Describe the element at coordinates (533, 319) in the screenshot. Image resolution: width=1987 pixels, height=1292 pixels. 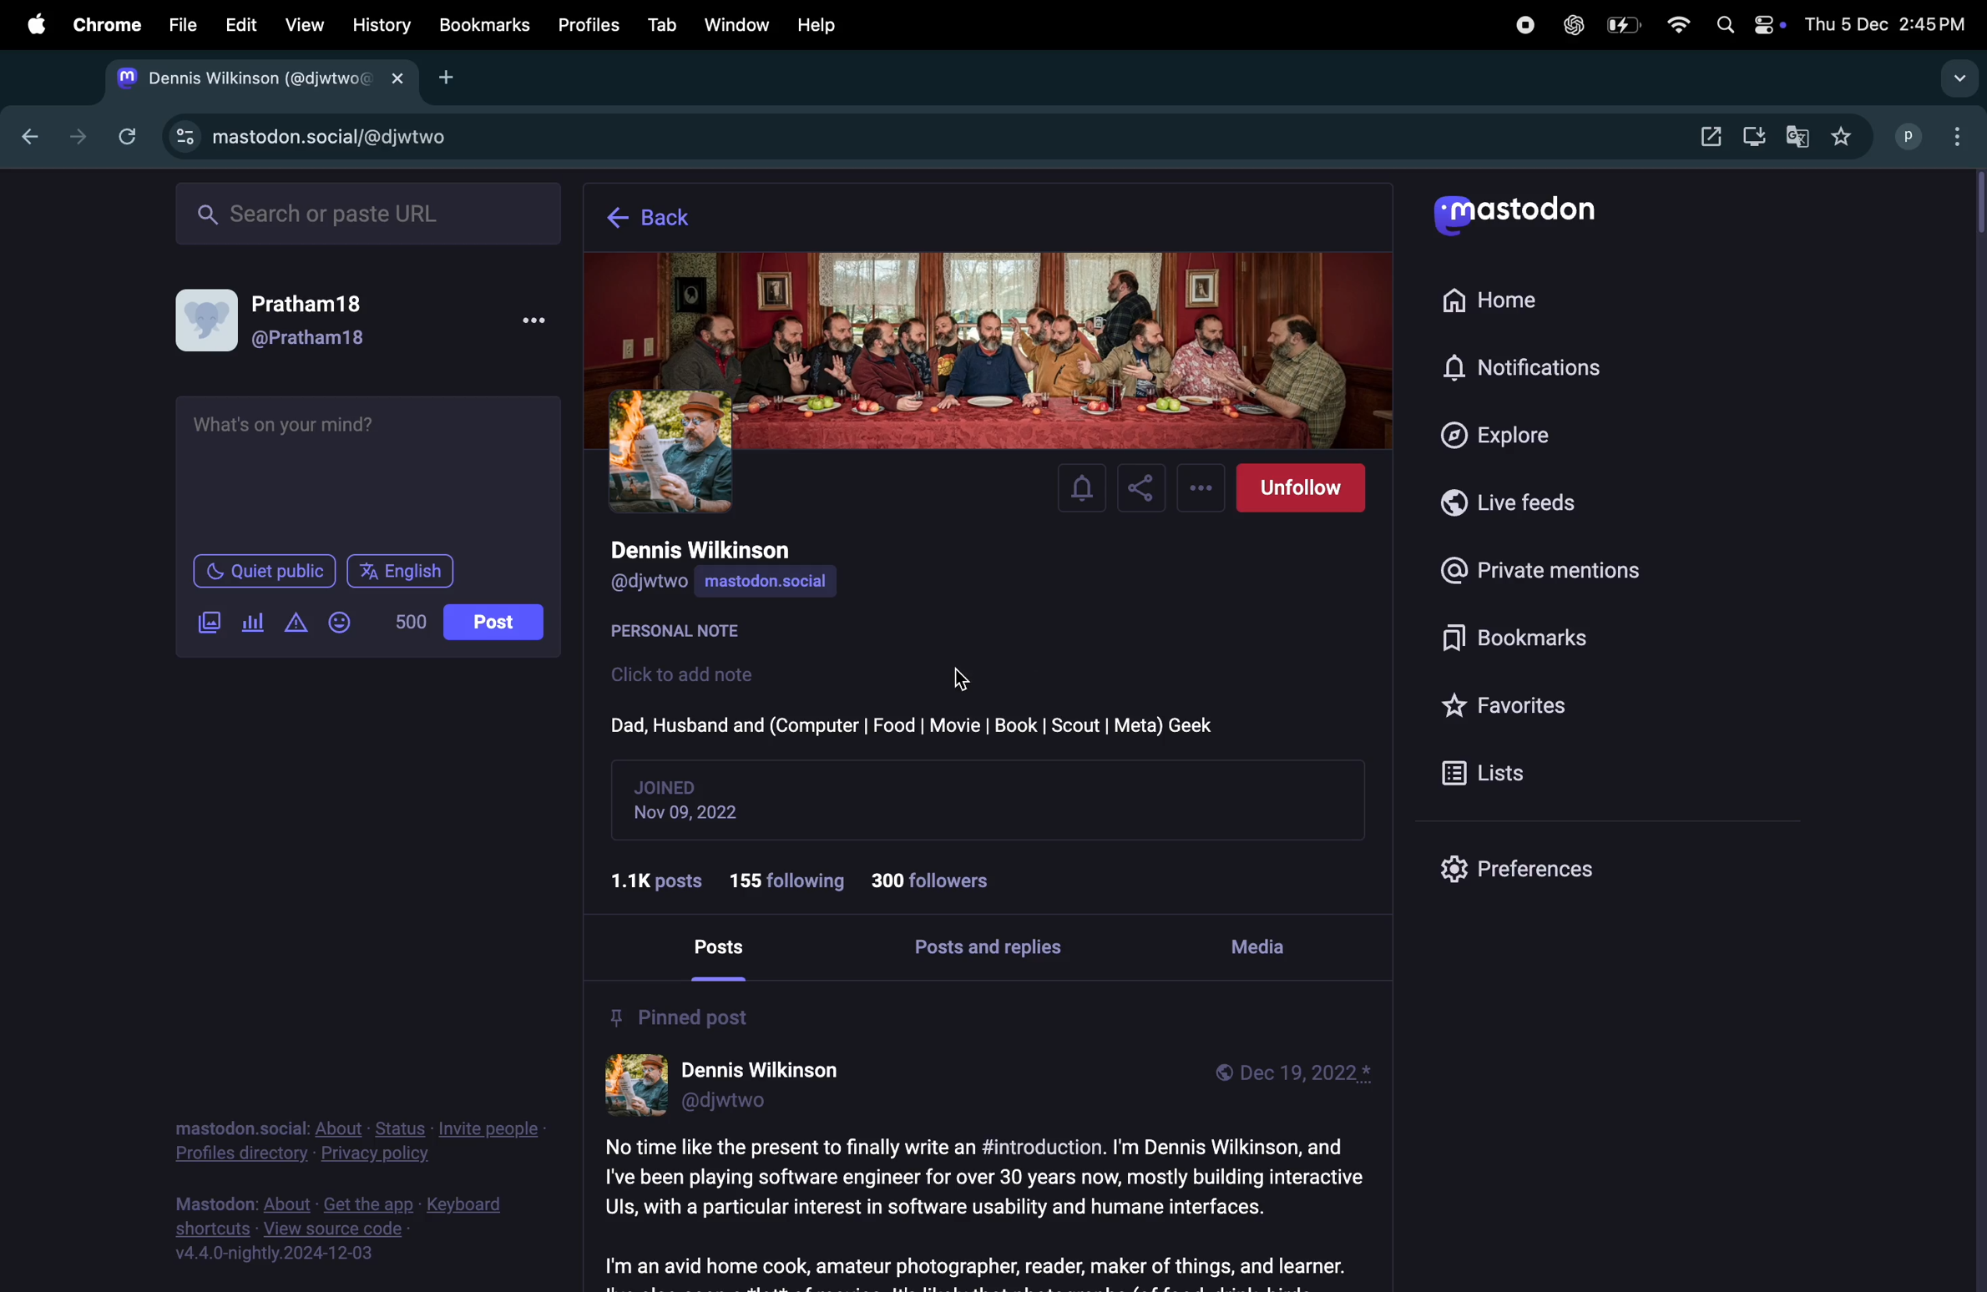
I see `options` at that location.